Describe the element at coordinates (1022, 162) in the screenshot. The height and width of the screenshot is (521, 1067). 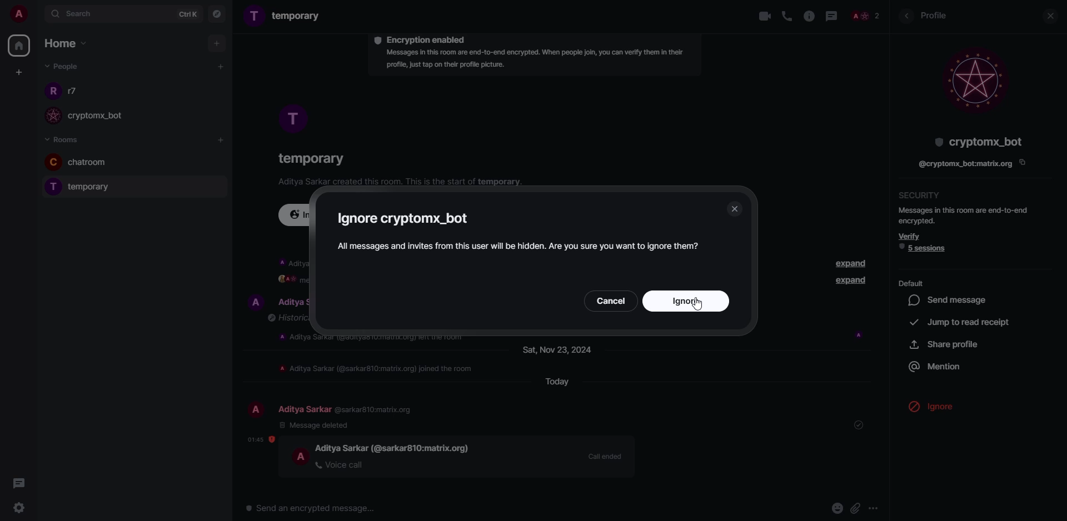
I see `copy` at that location.